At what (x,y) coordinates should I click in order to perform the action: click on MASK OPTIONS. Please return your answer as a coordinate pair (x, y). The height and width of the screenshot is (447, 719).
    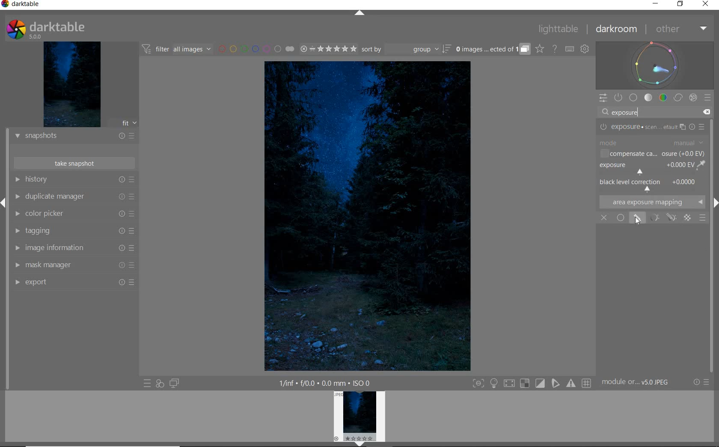
    Looking at the image, I should click on (662, 218).